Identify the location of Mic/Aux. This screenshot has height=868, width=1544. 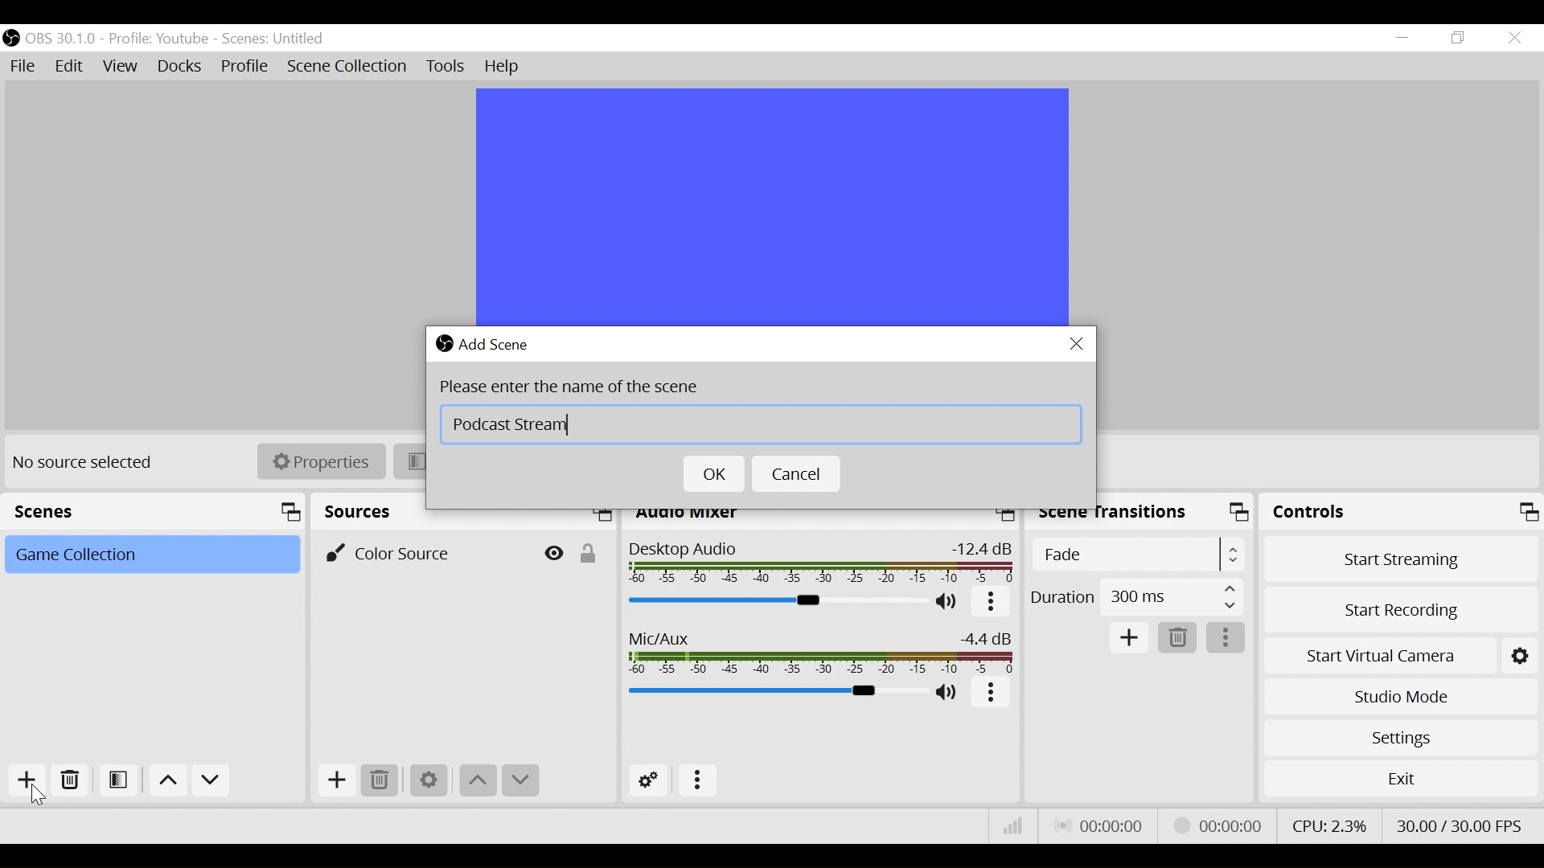
(774, 692).